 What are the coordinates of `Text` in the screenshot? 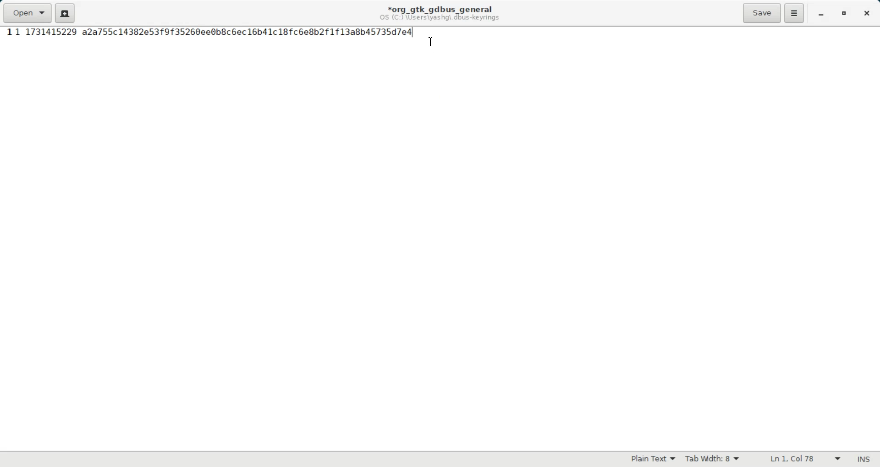 It's located at (863, 459).